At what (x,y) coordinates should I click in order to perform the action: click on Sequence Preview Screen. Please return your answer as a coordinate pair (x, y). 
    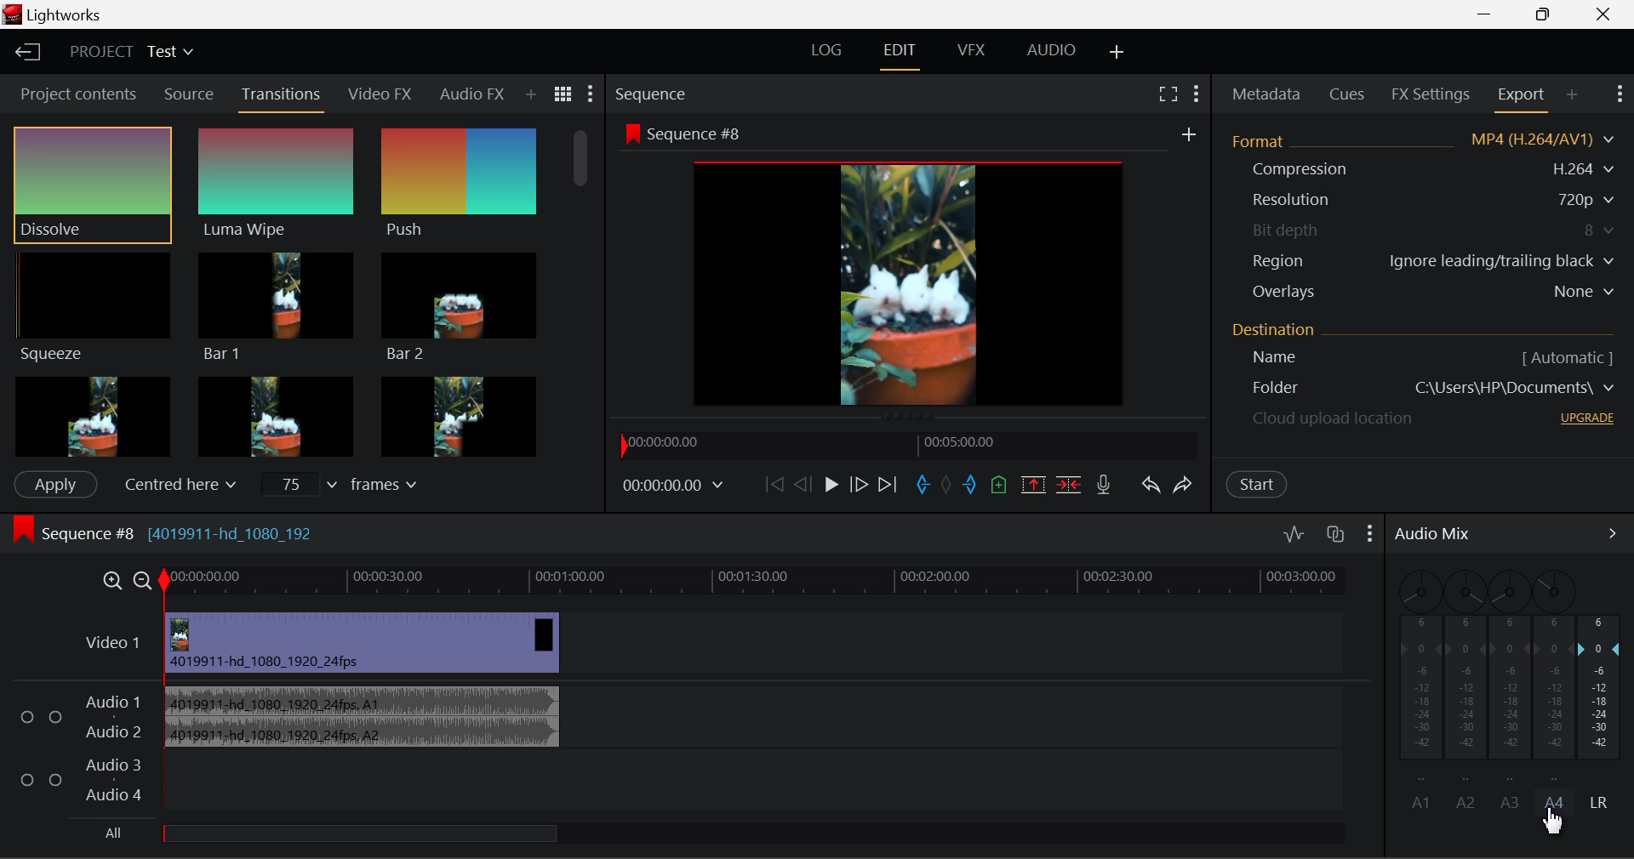
    Looking at the image, I should click on (911, 267).